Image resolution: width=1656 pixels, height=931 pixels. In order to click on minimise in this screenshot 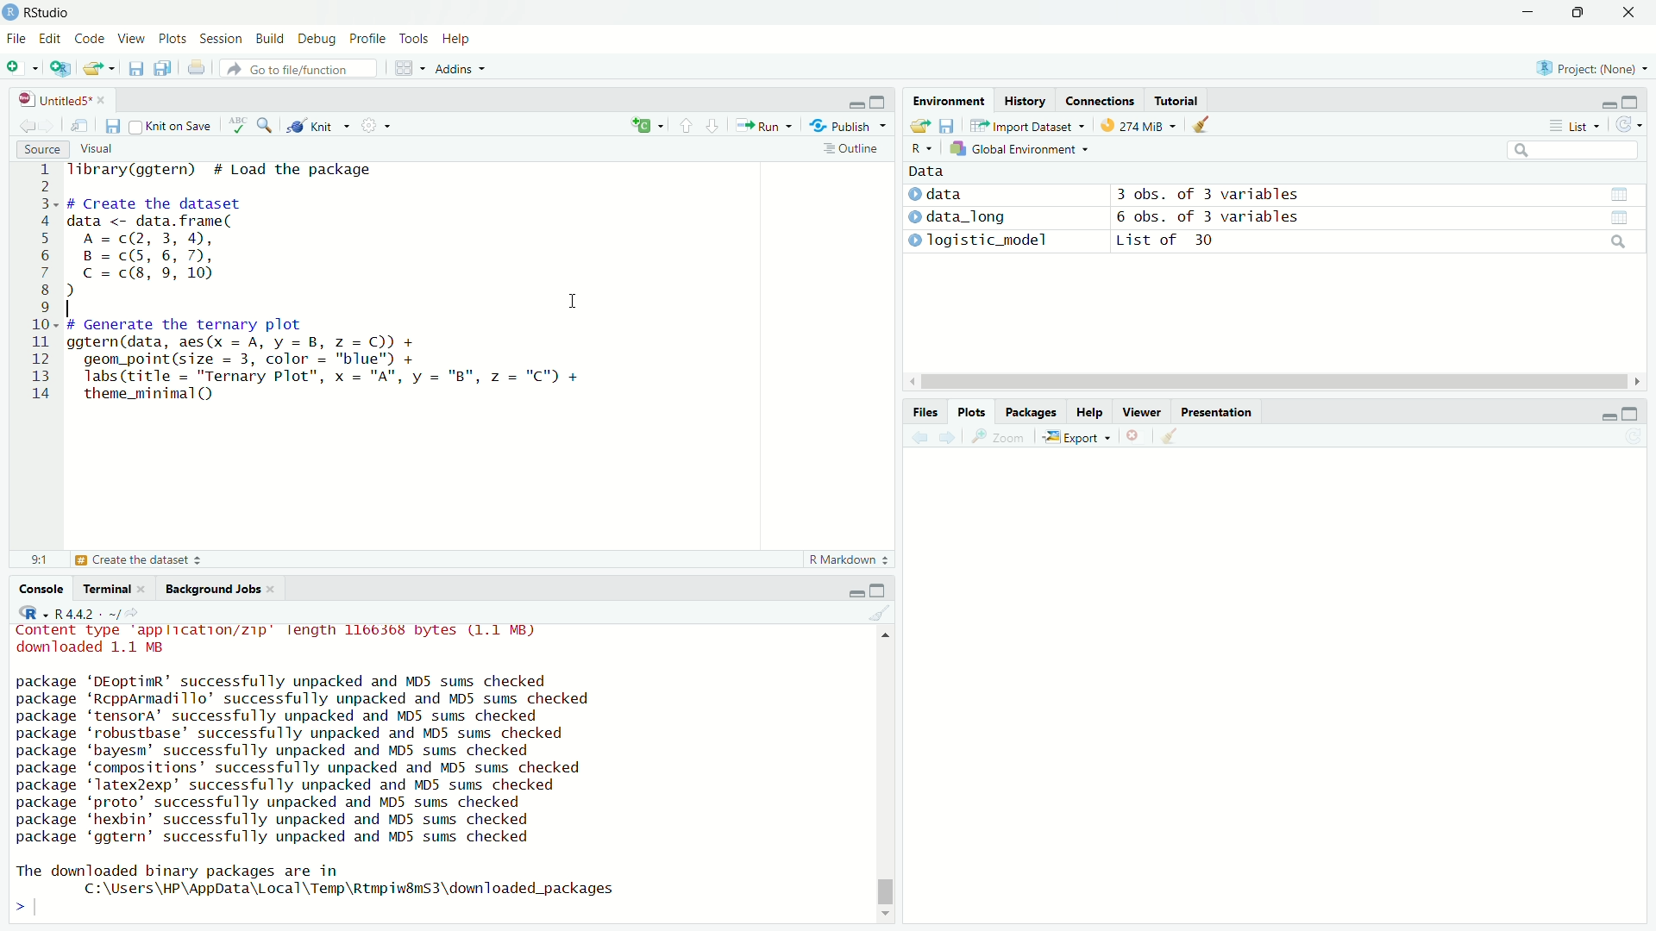, I will do `click(1600, 103)`.